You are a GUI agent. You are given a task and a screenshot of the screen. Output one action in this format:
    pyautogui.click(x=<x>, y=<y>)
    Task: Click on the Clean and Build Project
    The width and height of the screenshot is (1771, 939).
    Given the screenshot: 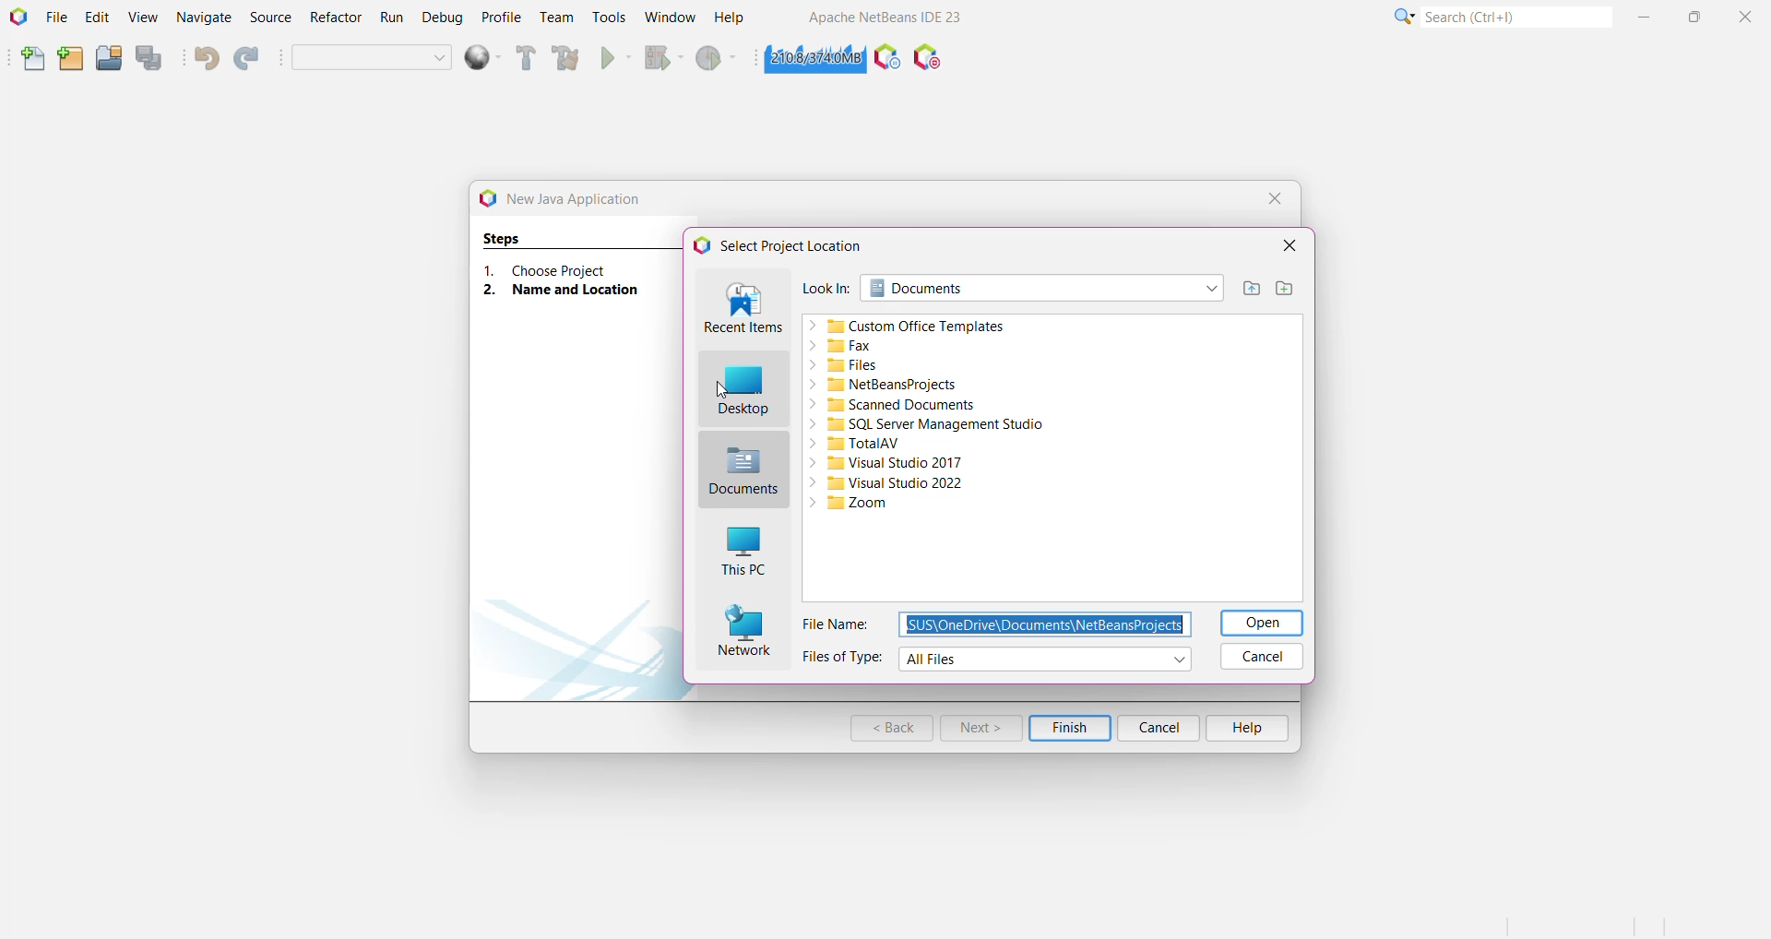 What is the action you would take?
    pyautogui.click(x=565, y=58)
    